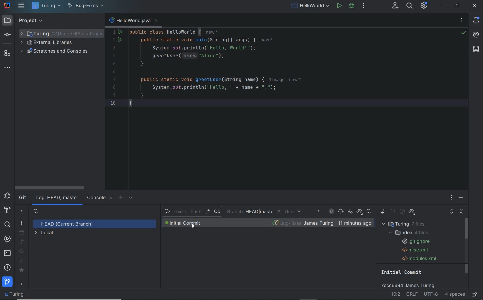  I want to click on collapse, so click(78, 21).